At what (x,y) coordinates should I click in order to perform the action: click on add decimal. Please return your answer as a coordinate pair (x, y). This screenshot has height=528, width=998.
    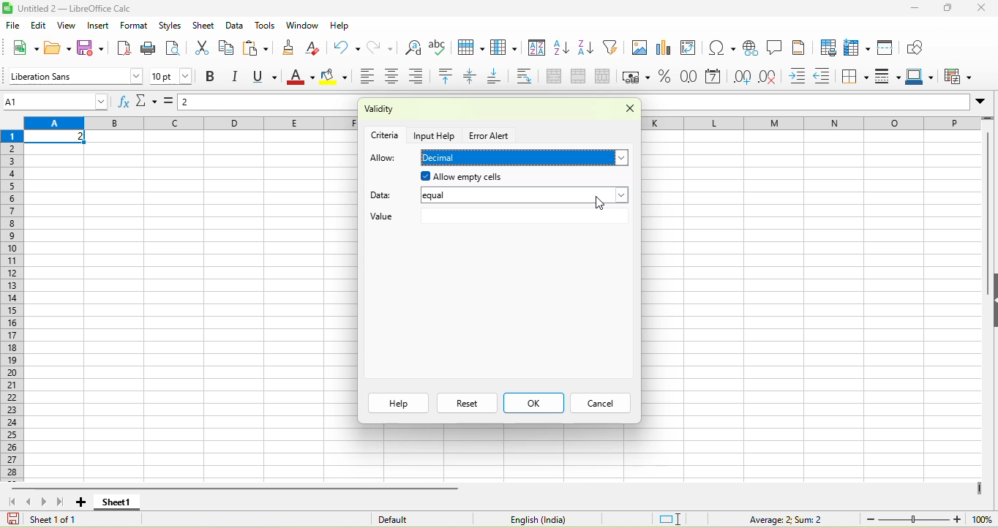
    Looking at the image, I should click on (743, 77).